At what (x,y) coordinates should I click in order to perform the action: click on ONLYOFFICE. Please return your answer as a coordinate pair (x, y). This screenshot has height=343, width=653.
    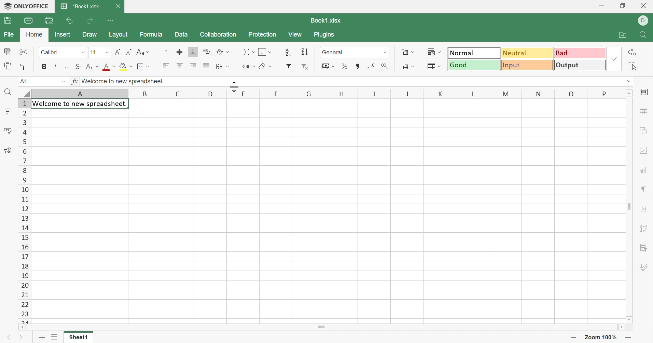
    Looking at the image, I should click on (27, 6).